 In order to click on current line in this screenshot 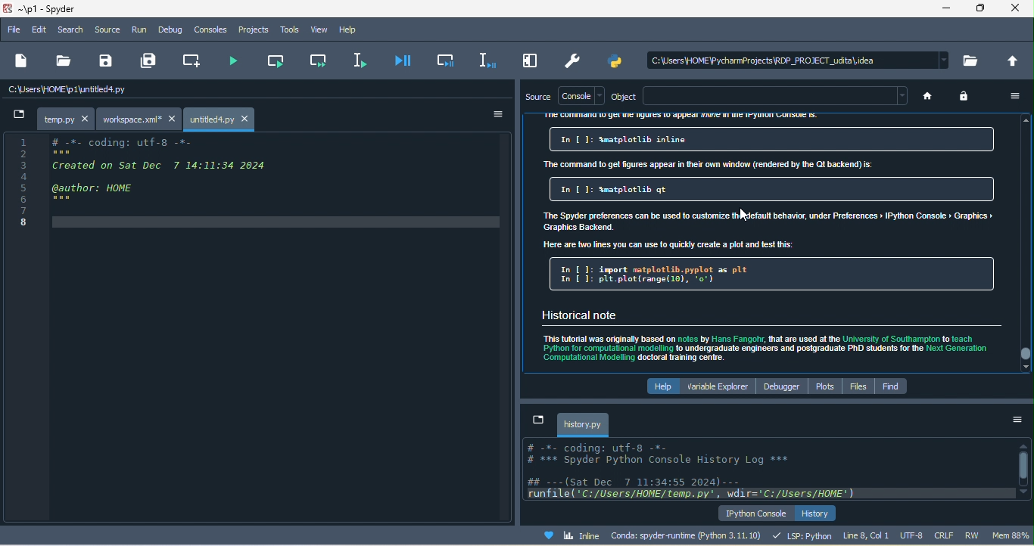, I will do `click(365, 58)`.